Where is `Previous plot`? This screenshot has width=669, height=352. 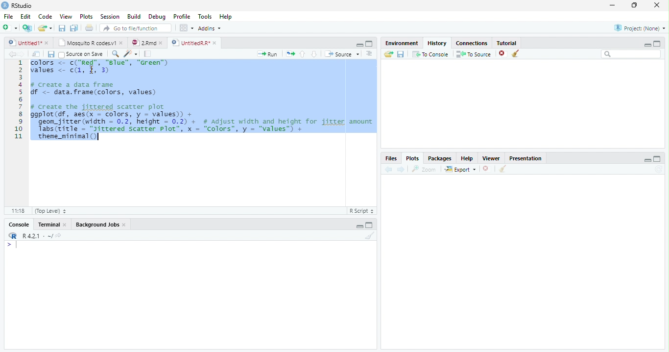
Previous plot is located at coordinates (389, 169).